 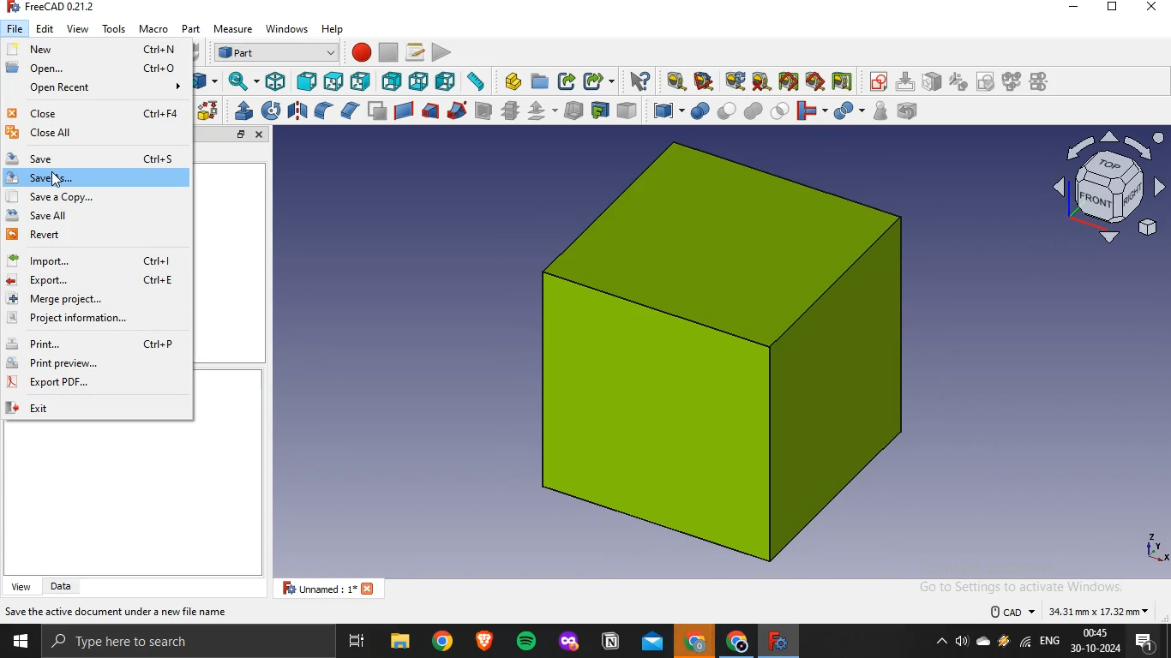 I want to click on onedrive, so click(x=984, y=643).